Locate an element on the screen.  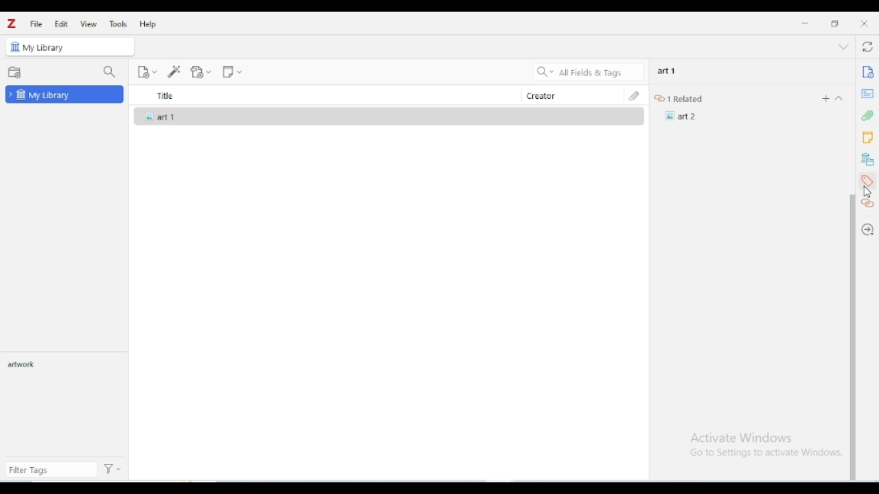
libraries and collections is located at coordinates (868, 160).